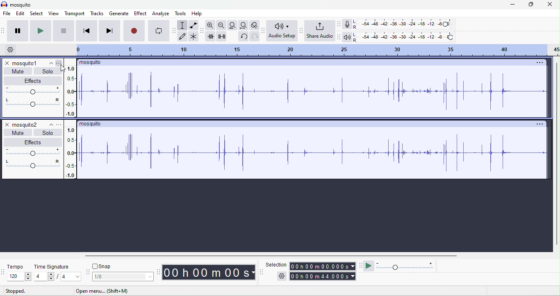  Describe the element at coordinates (402, 24) in the screenshot. I see `recording level` at that location.